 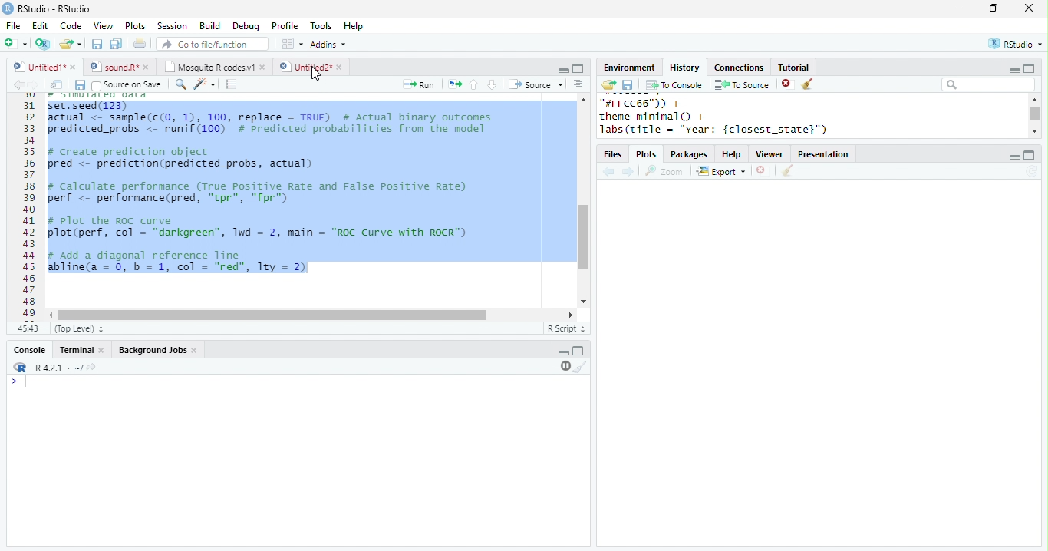 I want to click on open file, so click(x=71, y=44).